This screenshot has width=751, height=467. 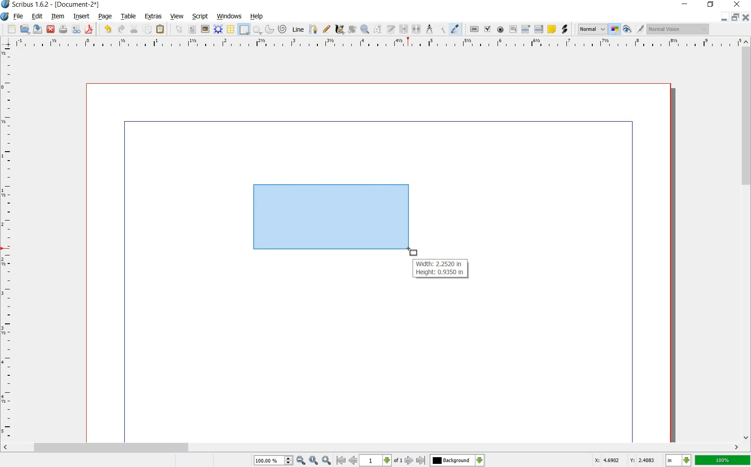 I want to click on CUT, so click(x=135, y=29).